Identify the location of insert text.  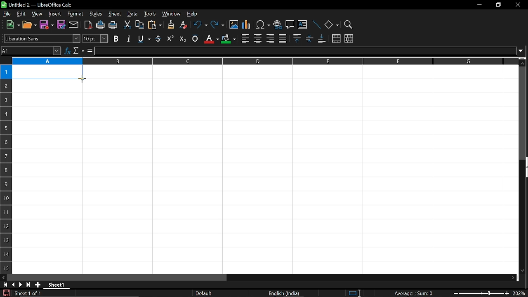
(303, 24).